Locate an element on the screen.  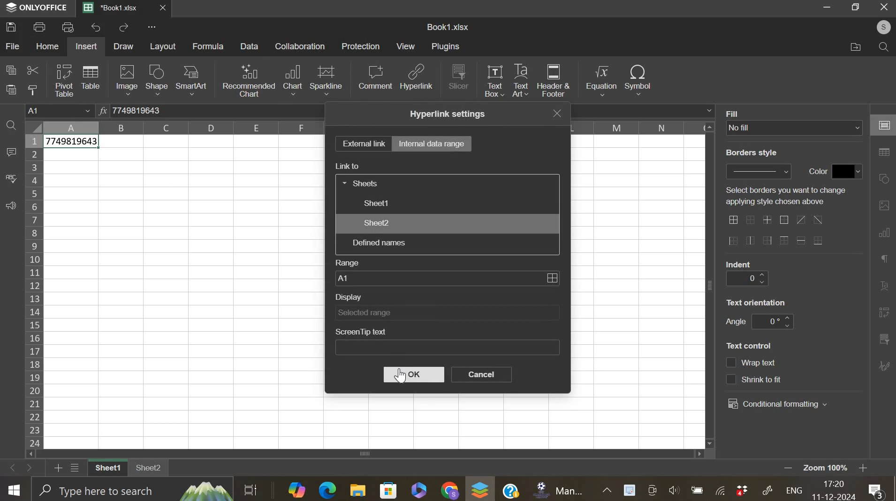
zoom is located at coordinates (838, 469).